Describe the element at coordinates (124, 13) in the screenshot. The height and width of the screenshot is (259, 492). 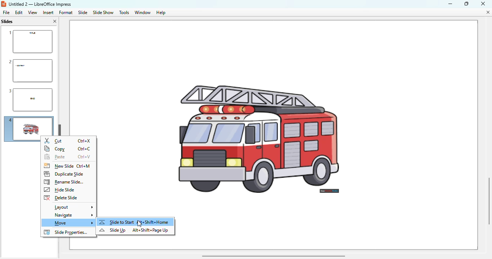
I see `tools` at that location.